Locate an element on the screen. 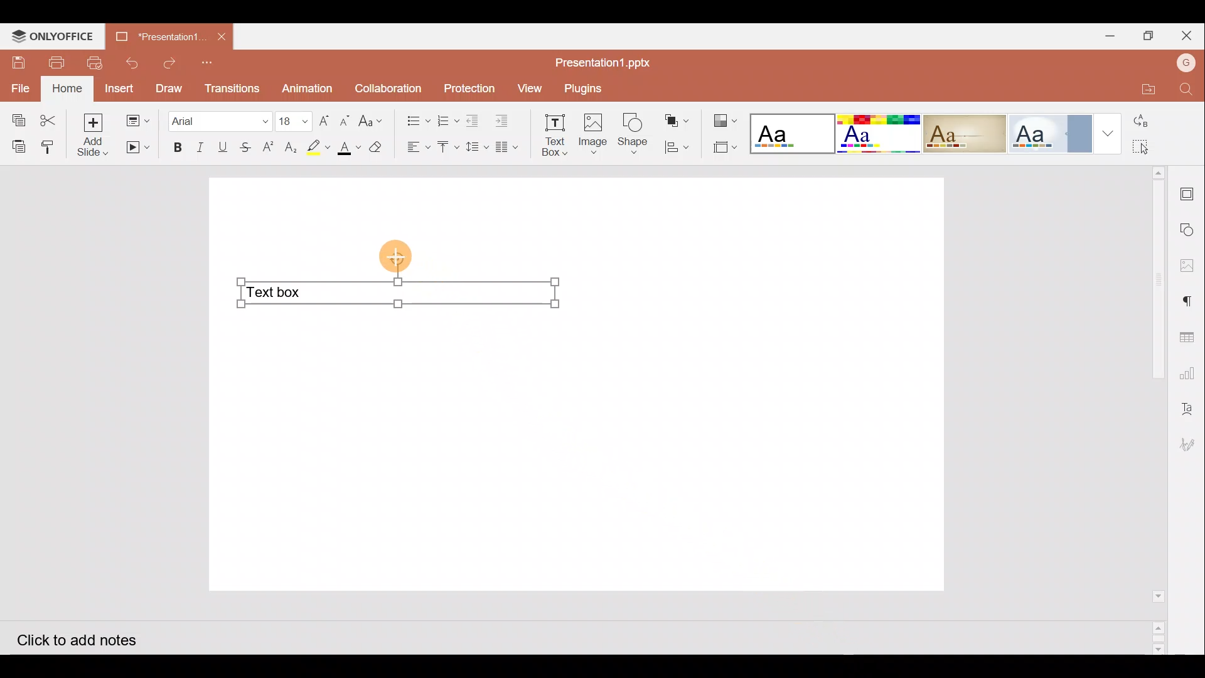 Image resolution: width=1205 pixels, height=678 pixels. Font color is located at coordinates (347, 148).